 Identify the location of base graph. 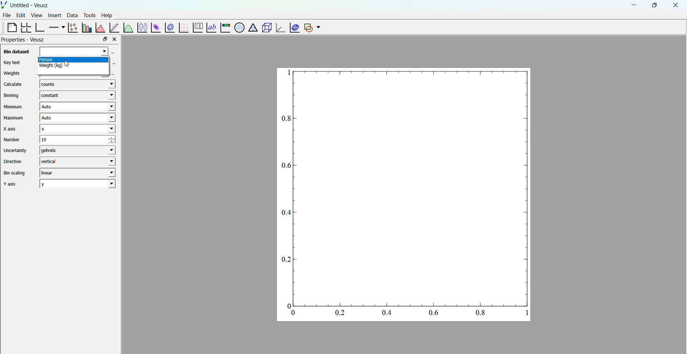
(40, 28).